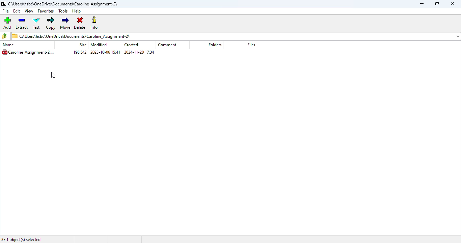 The image size is (461, 243). I want to click on info, so click(94, 23).